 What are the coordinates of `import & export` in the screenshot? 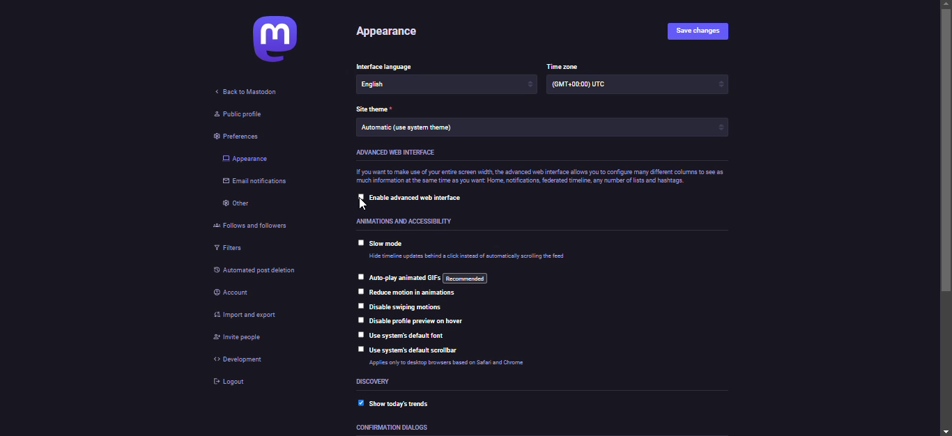 It's located at (242, 317).